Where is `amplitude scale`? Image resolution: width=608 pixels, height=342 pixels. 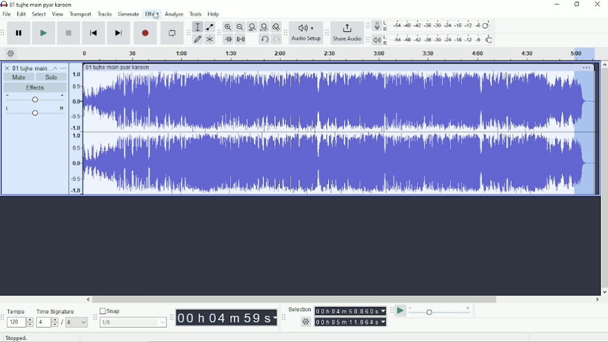
amplitude scale is located at coordinates (76, 133).